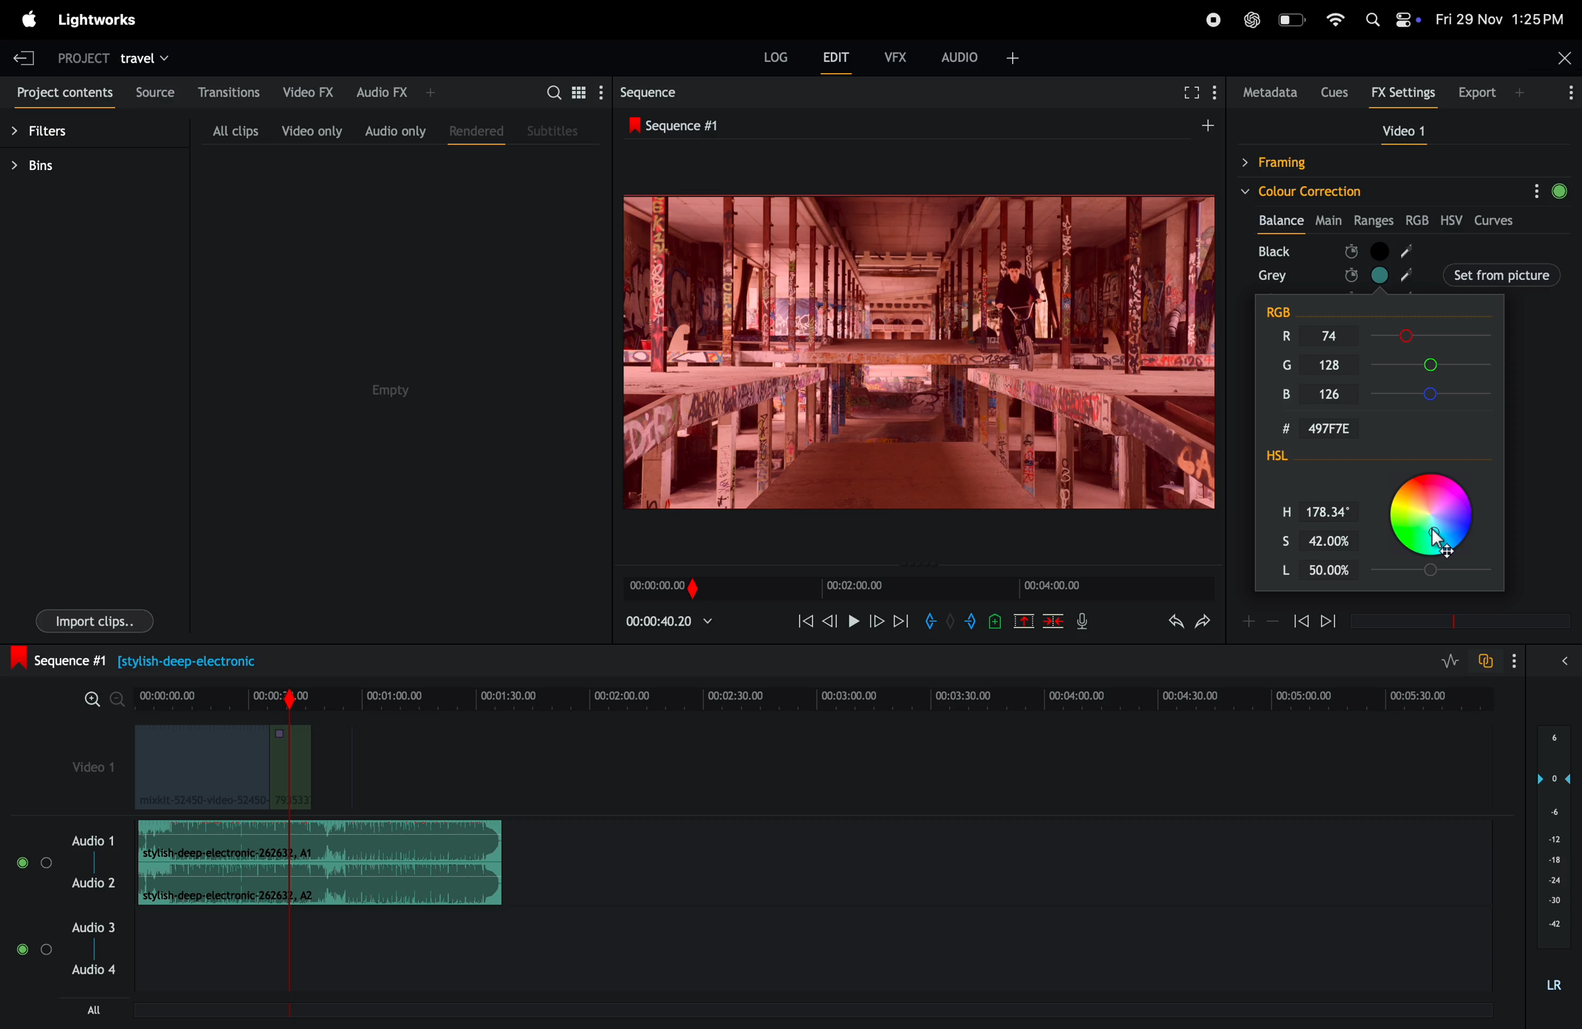 The width and height of the screenshot is (1582, 1029). Describe the element at coordinates (1023, 623) in the screenshot. I see `cut` at that location.